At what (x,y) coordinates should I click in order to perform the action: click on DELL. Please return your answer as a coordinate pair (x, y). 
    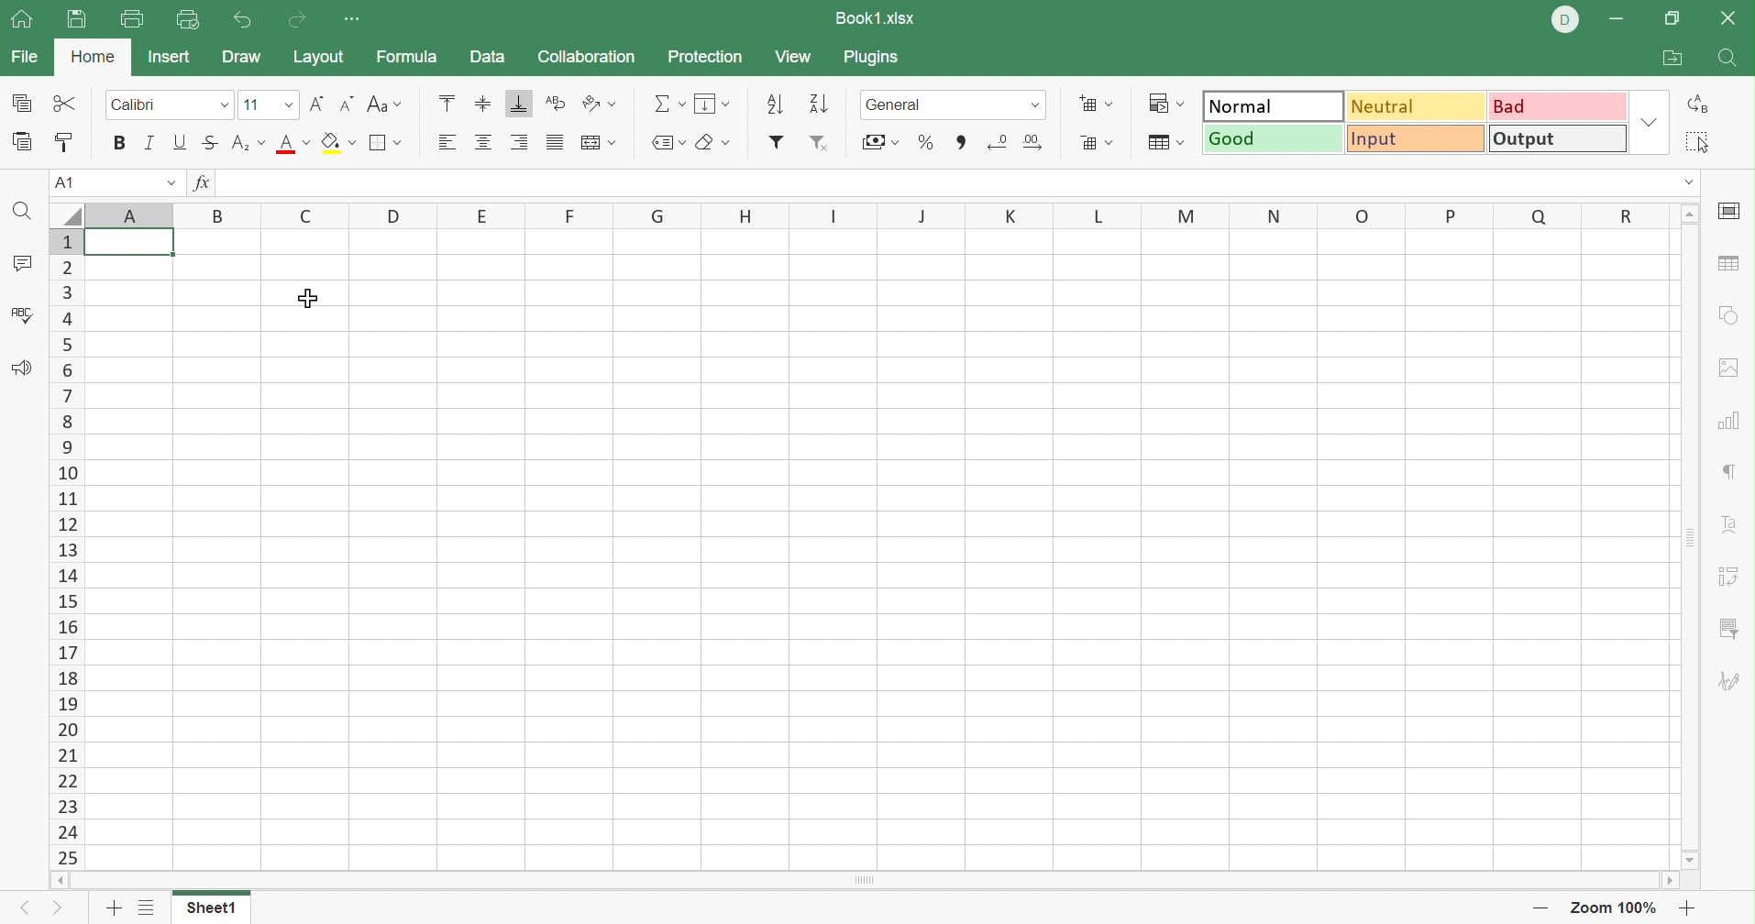
    Looking at the image, I should click on (1564, 20).